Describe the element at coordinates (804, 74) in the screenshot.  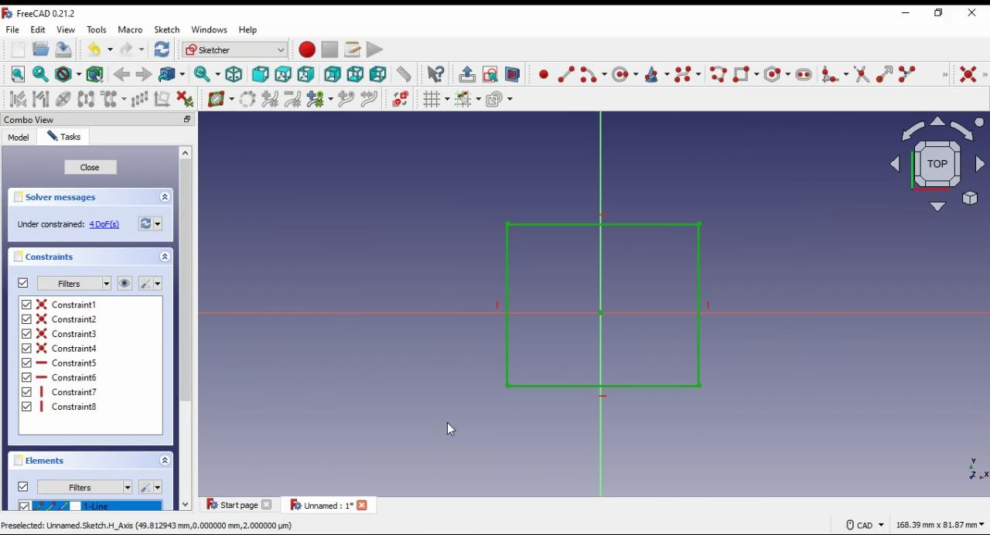
I see `create slot` at that location.